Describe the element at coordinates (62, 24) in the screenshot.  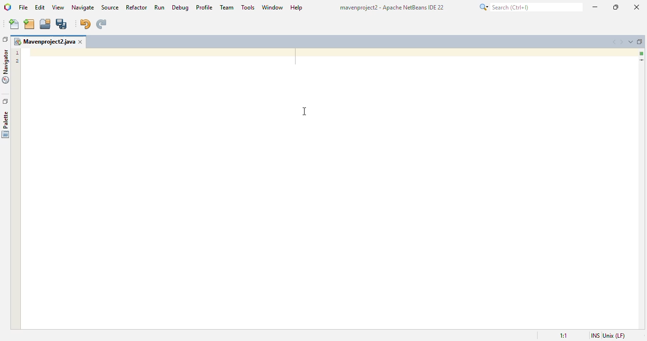
I see `save all` at that location.